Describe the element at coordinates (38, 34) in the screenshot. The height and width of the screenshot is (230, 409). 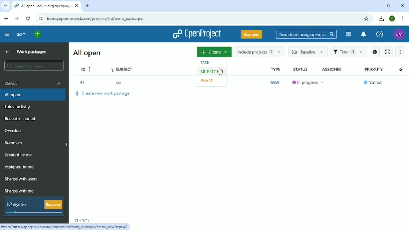
I see `Open quick add menu` at that location.